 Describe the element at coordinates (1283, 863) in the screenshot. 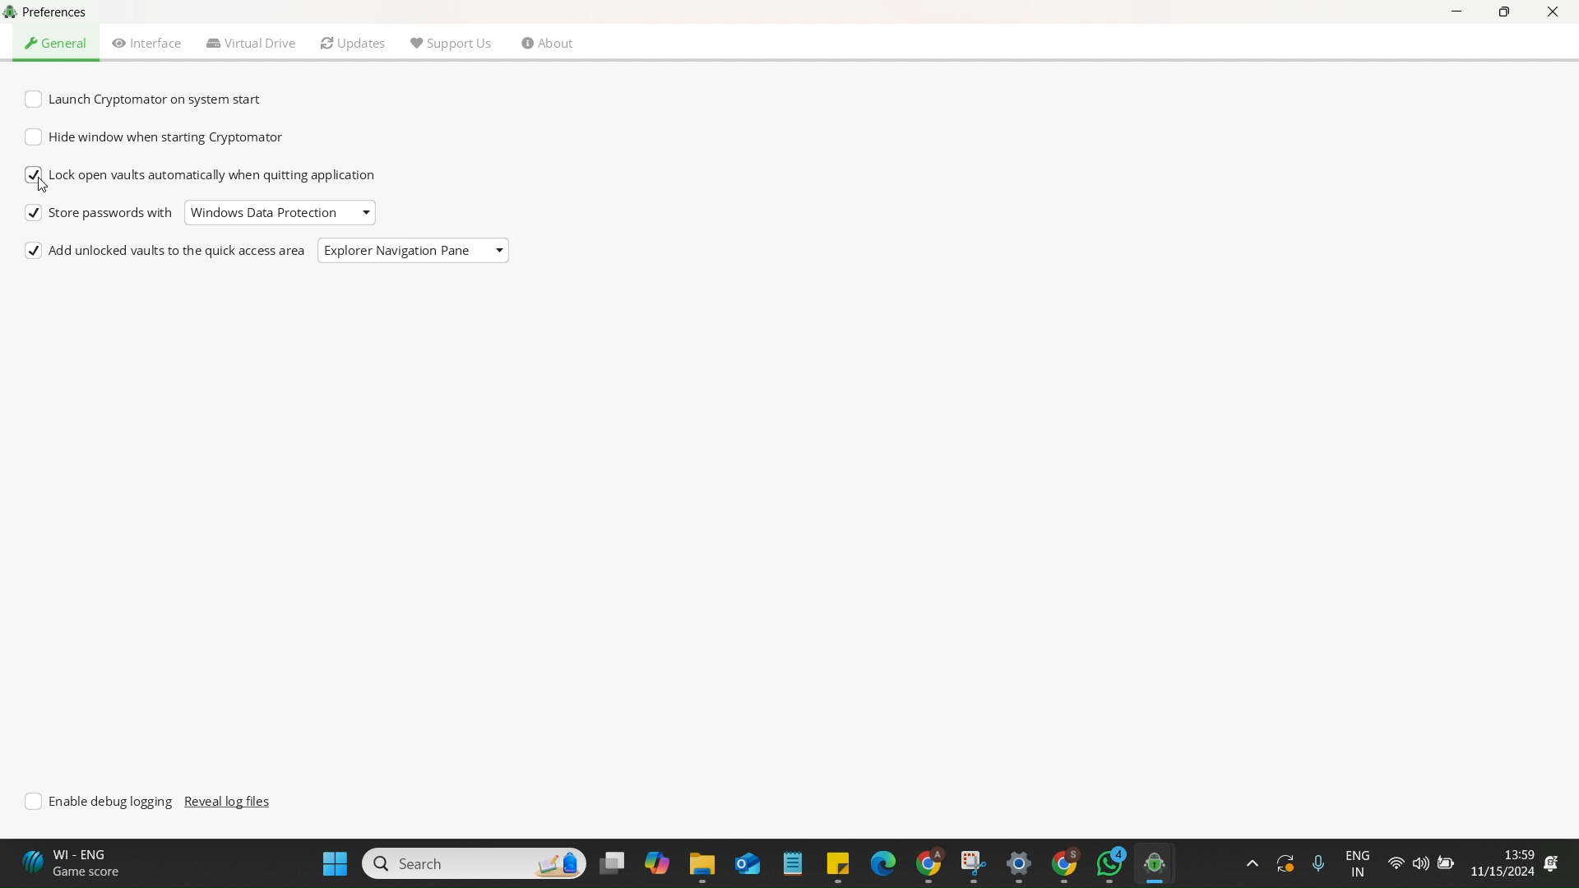

I see `Windows update` at that location.